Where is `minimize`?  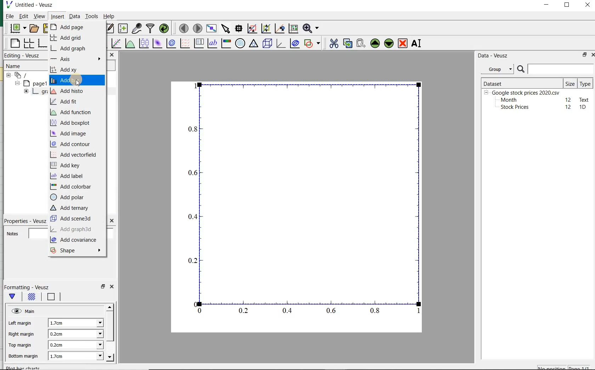
minimize is located at coordinates (547, 5).